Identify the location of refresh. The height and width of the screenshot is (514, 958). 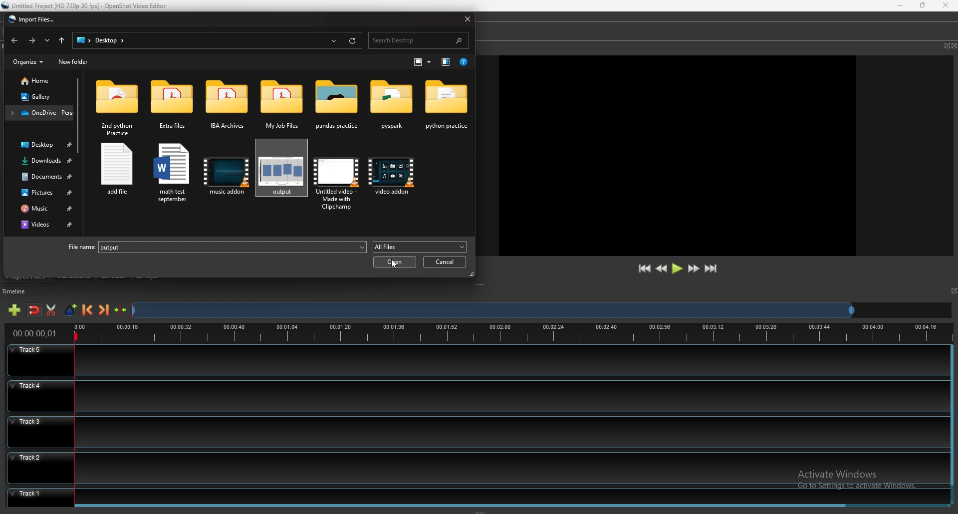
(353, 41).